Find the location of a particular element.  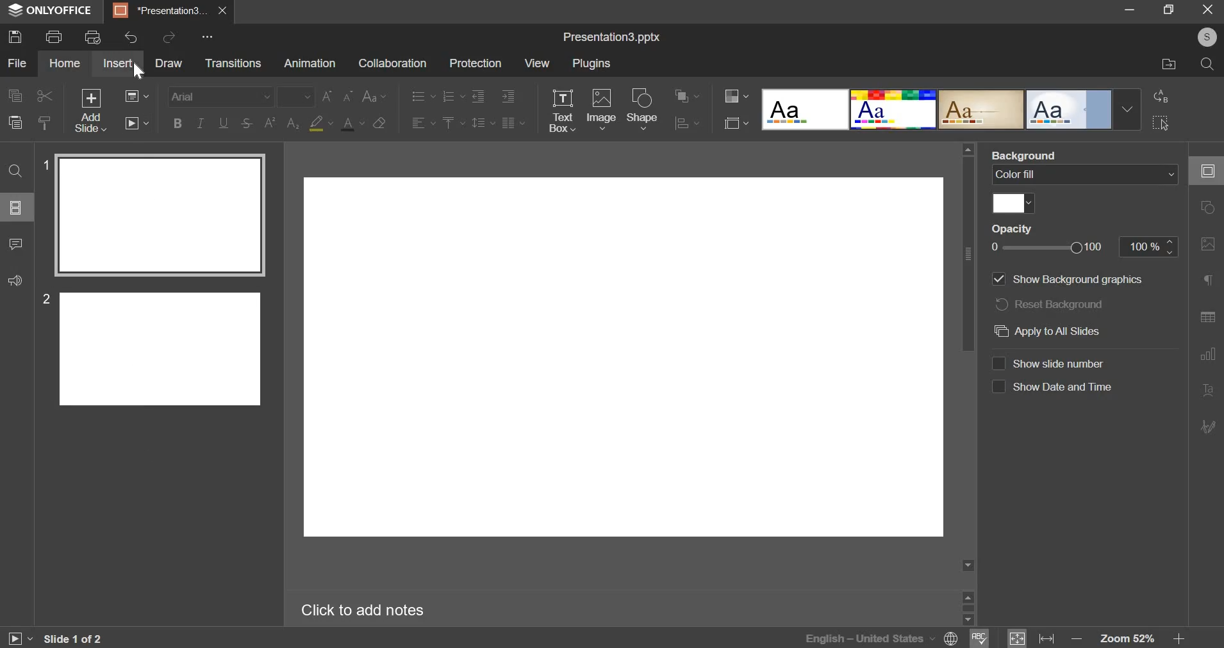

plugins is located at coordinates (591, 63).